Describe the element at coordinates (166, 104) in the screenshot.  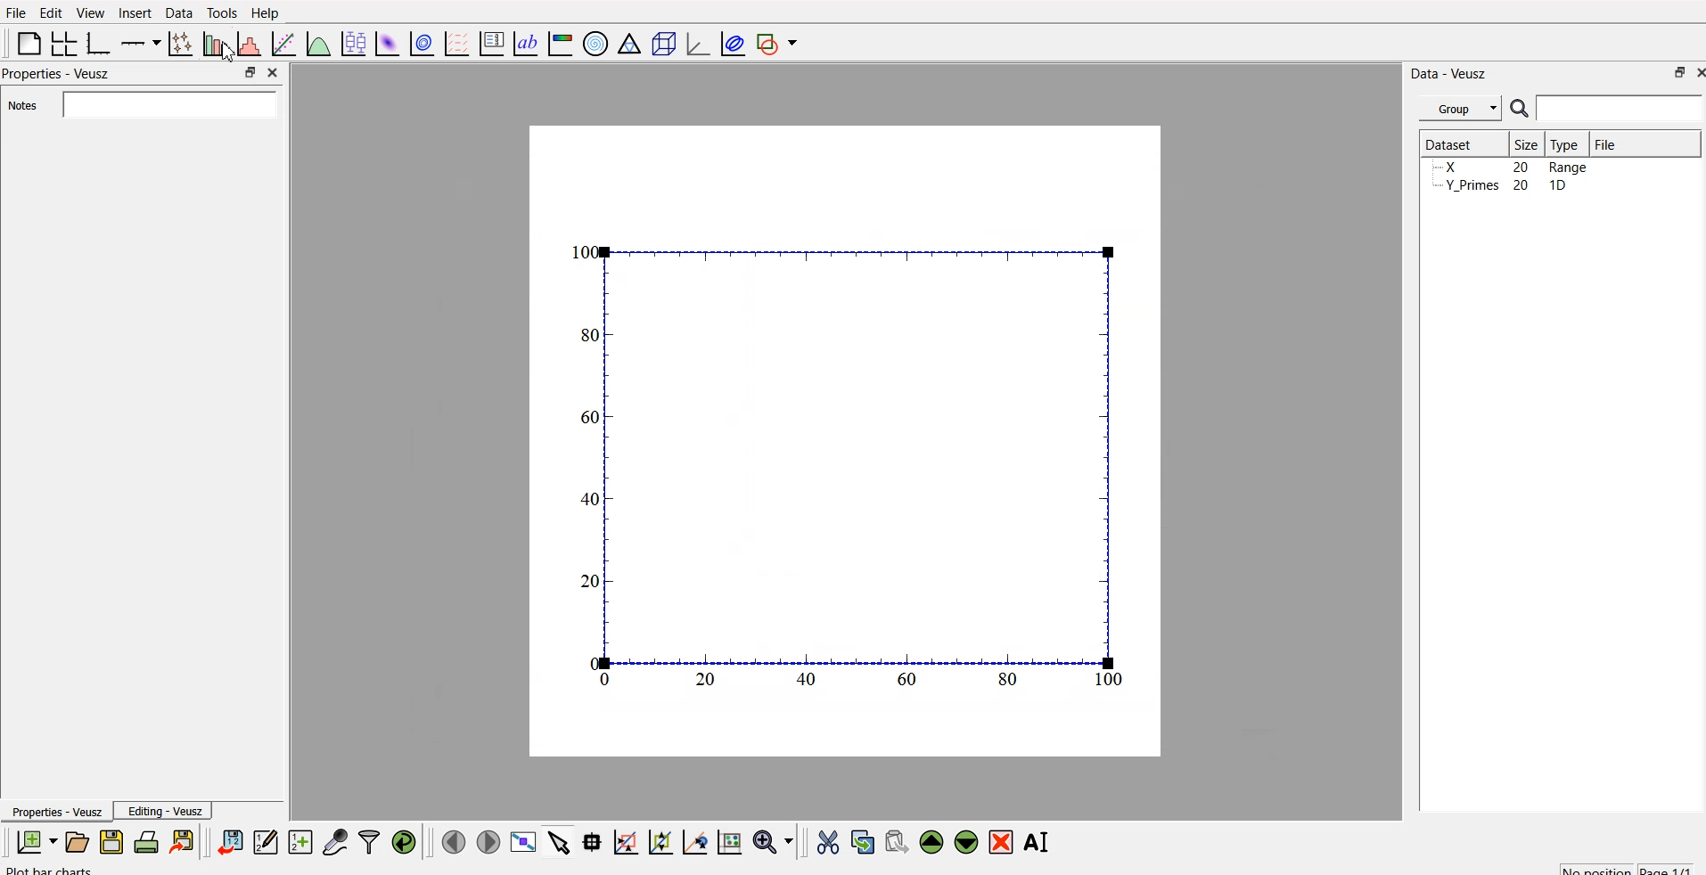
I see `search bar` at that location.